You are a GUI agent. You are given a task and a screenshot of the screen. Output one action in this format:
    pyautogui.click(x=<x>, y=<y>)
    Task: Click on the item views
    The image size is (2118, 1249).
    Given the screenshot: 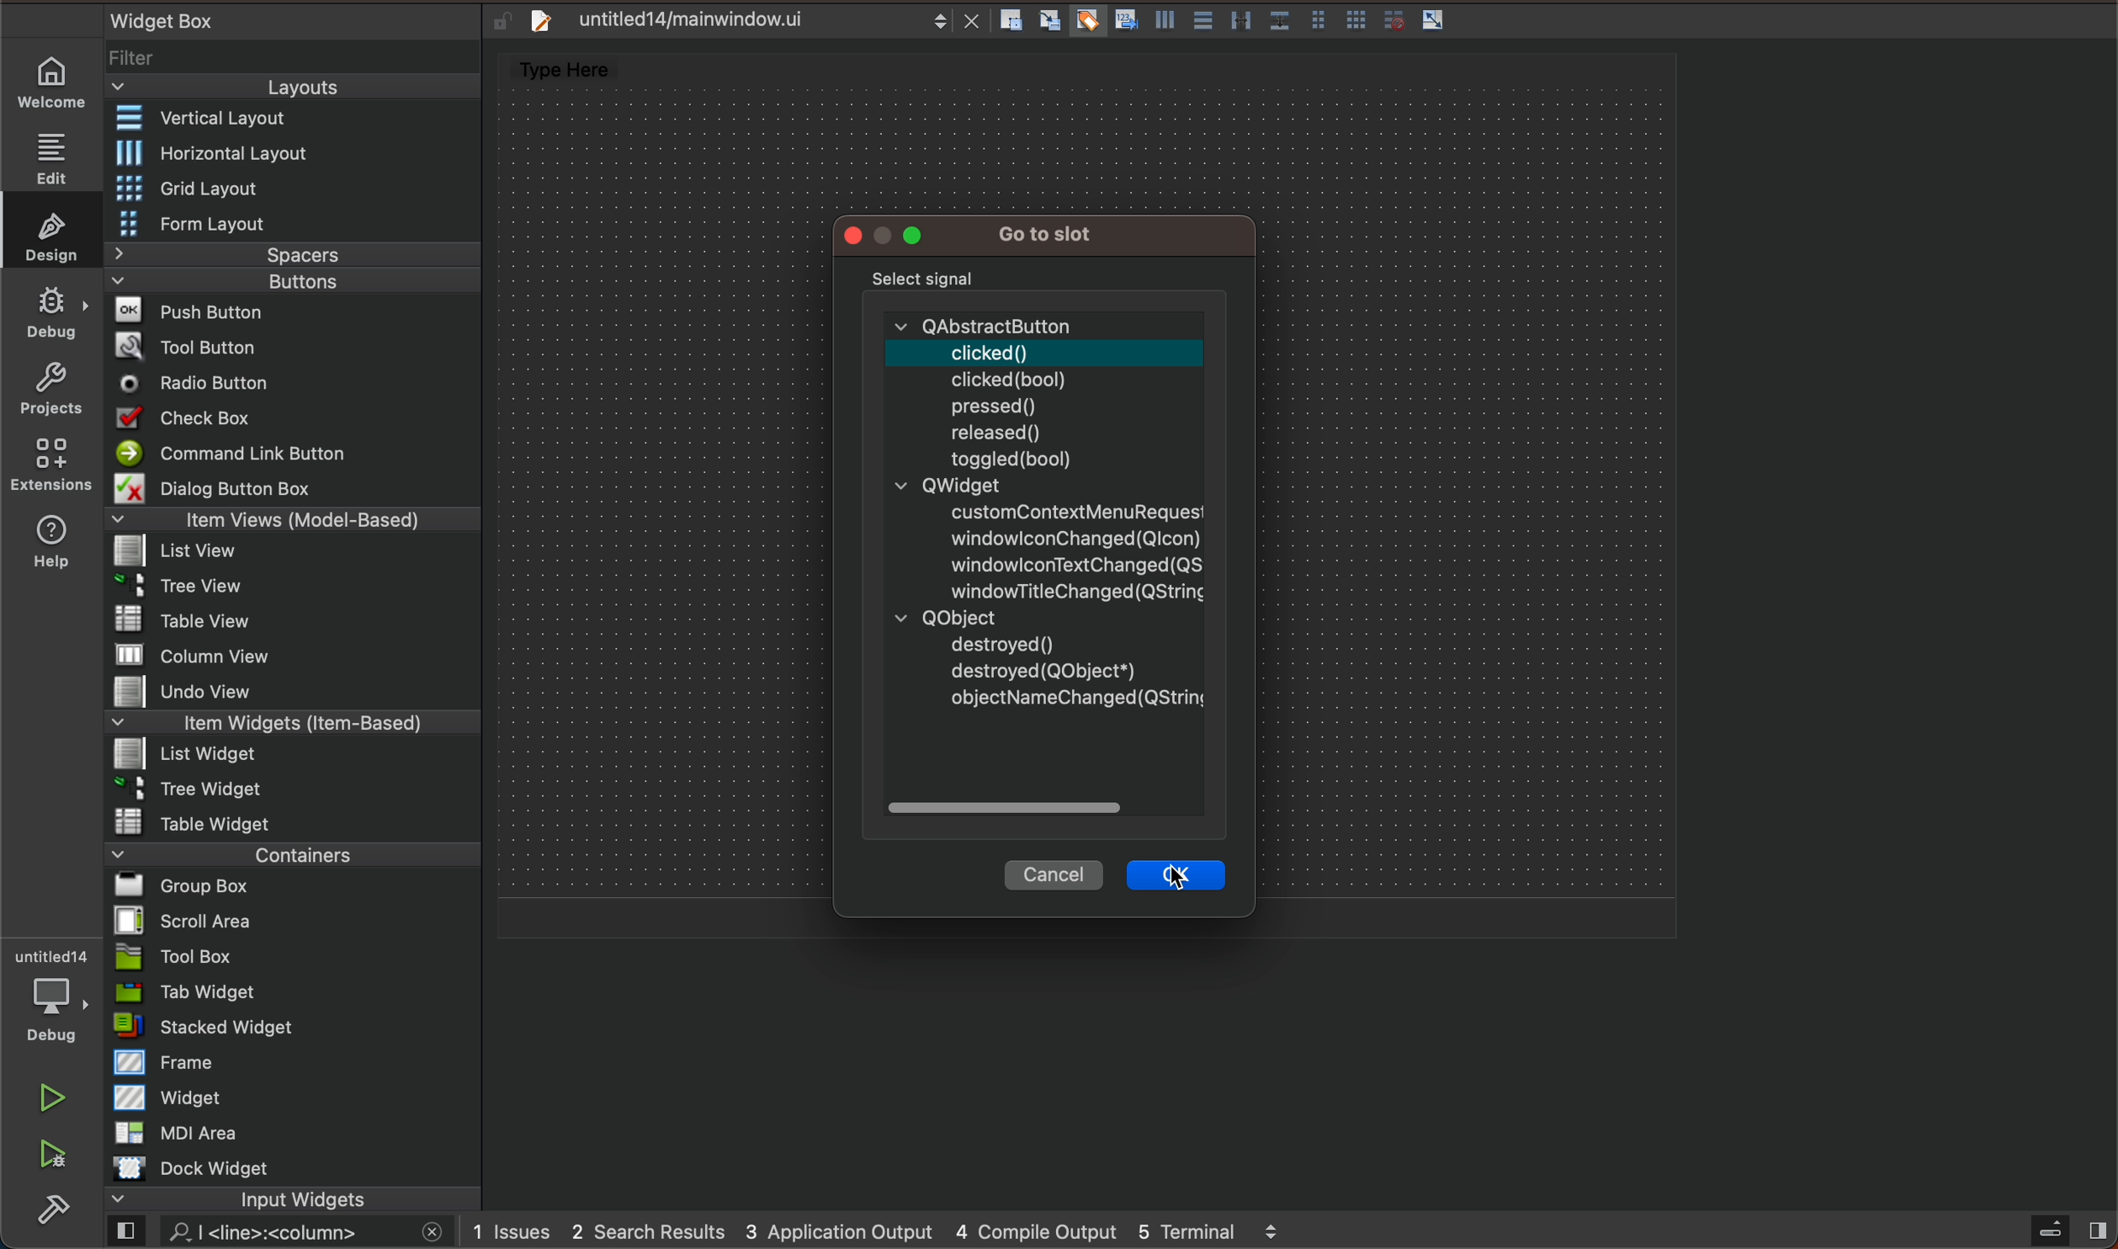 What is the action you would take?
    pyautogui.click(x=295, y=523)
    